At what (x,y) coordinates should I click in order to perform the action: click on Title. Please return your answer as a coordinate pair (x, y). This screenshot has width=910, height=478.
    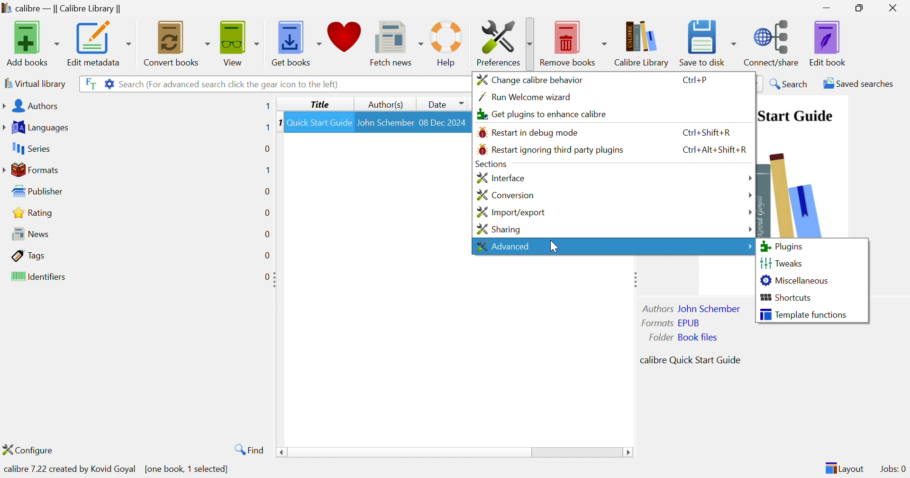
    Looking at the image, I should click on (322, 104).